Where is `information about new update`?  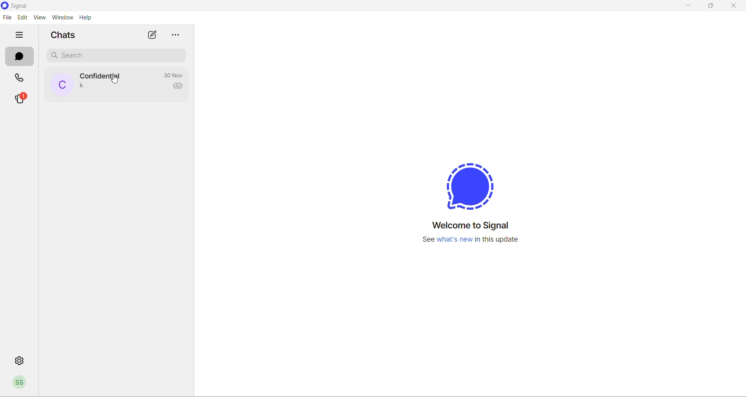 information about new update is located at coordinates (475, 240).